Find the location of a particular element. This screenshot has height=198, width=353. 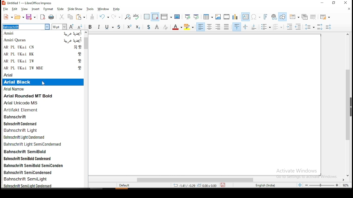

copy is located at coordinates (70, 17).